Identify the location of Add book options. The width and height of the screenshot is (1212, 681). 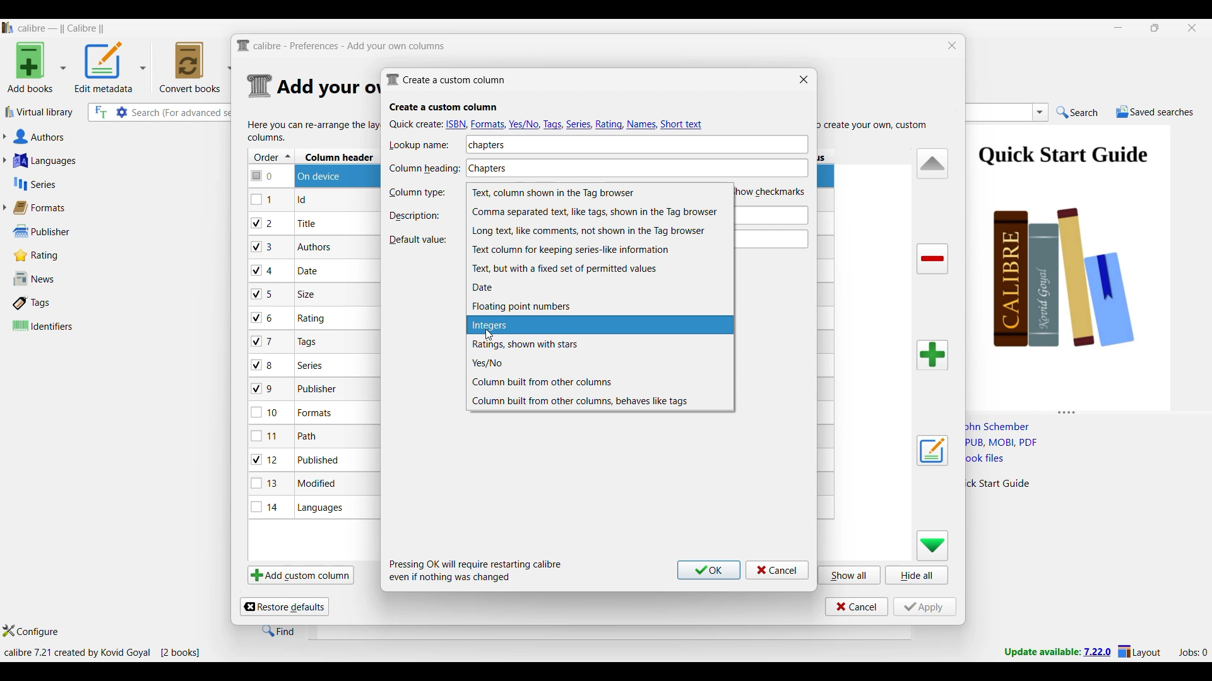
(37, 67).